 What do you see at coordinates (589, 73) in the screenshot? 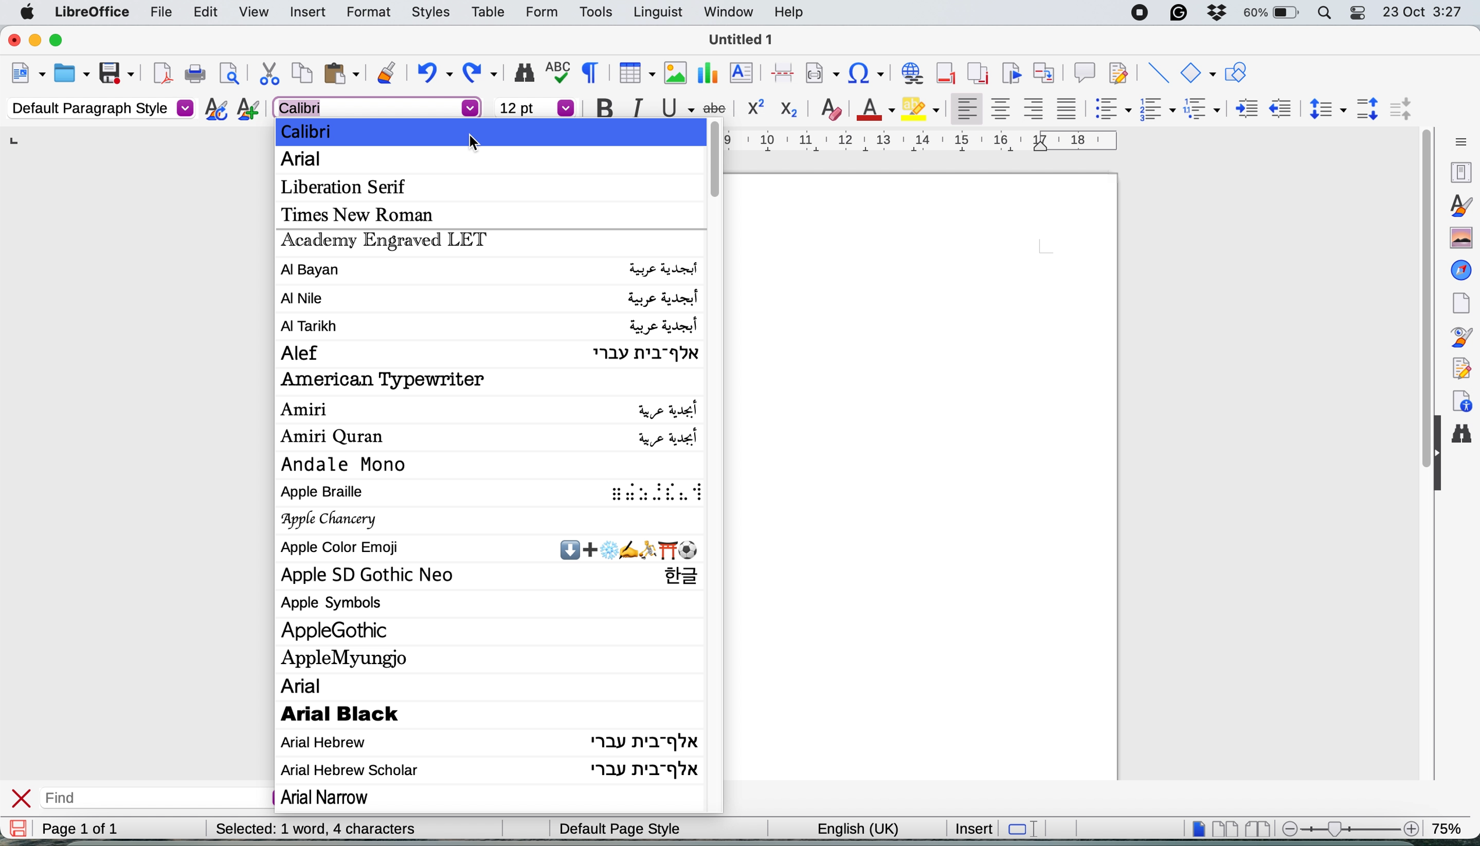
I see `toggle formatting marks` at bounding box center [589, 73].